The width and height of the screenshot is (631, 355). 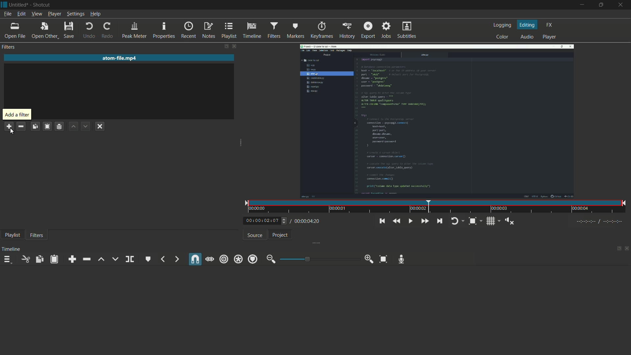 What do you see at coordinates (318, 259) in the screenshot?
I see `adjustment bar` at bounding box center [318, 259].